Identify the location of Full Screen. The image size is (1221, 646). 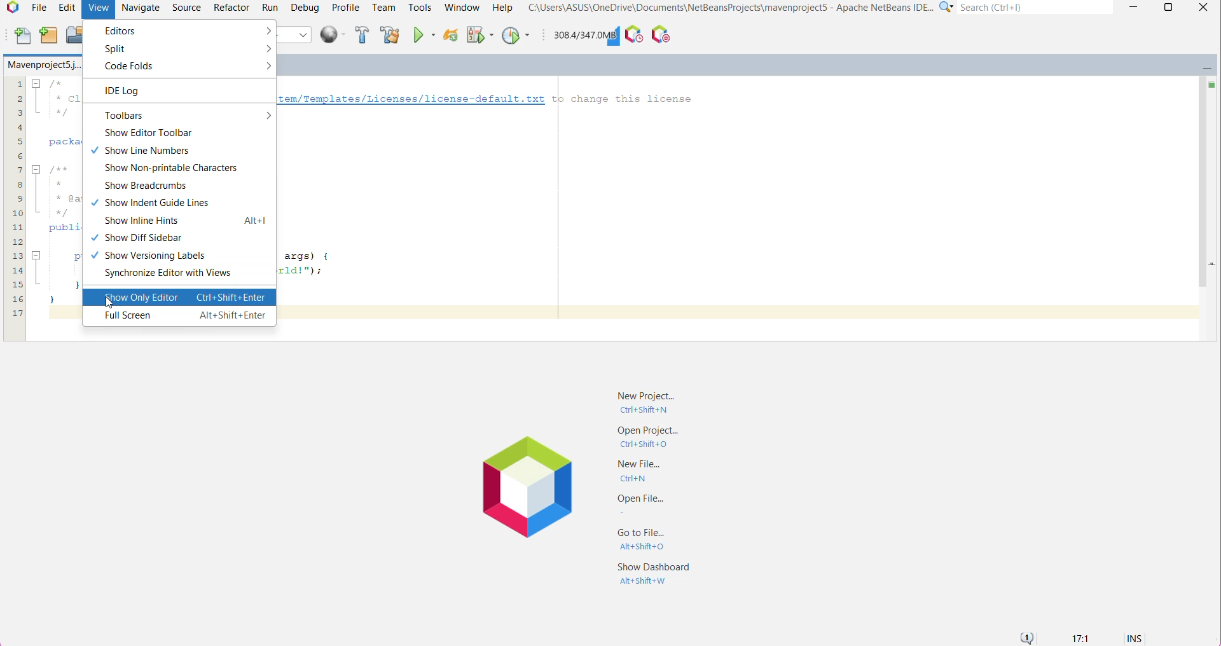
(179, 315).